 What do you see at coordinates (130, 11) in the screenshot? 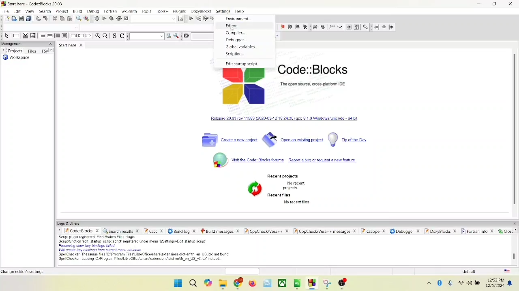
I see `wxSmith` at bounding box center [130, 11].